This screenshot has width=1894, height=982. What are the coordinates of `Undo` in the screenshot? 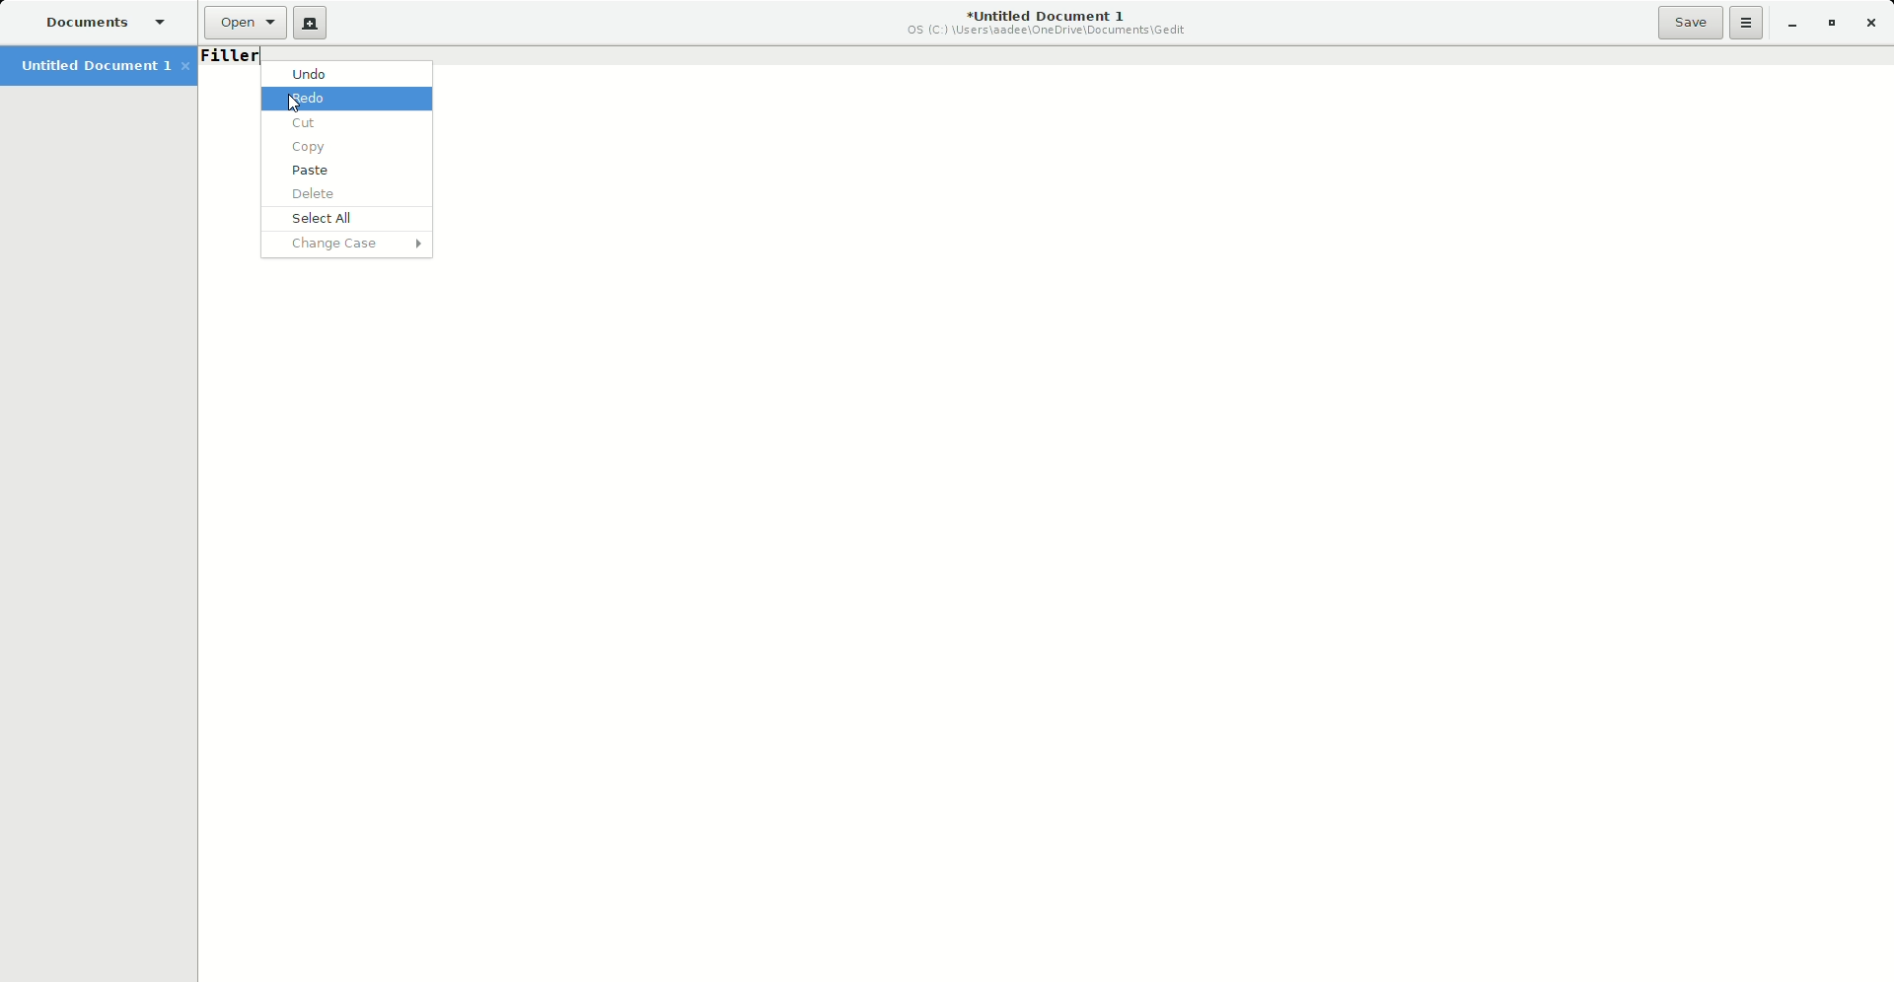 It's located at (347, 74).